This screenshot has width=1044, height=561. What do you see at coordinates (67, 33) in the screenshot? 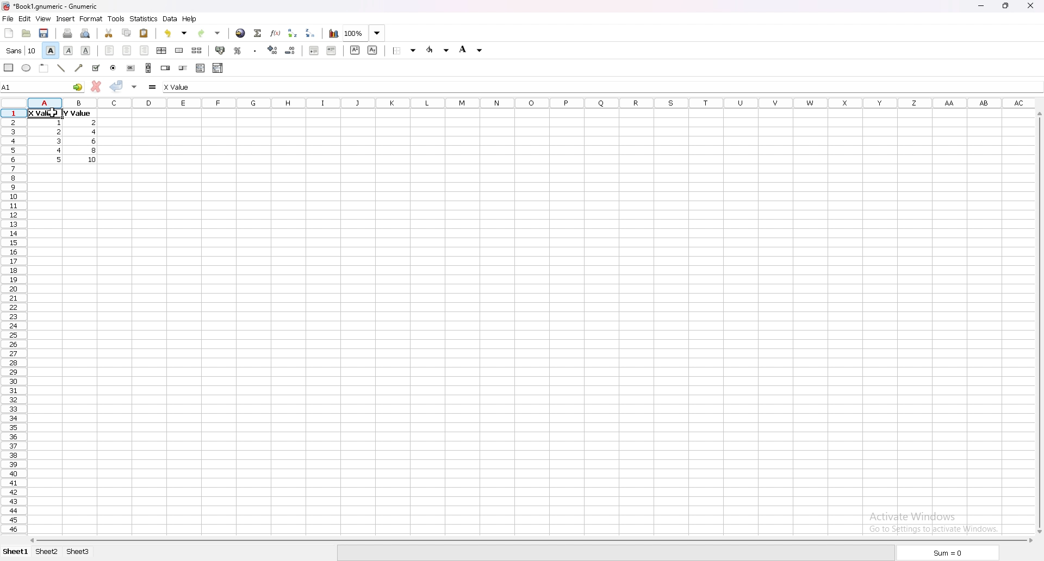
I see `print` at bounding box center [67, 33].